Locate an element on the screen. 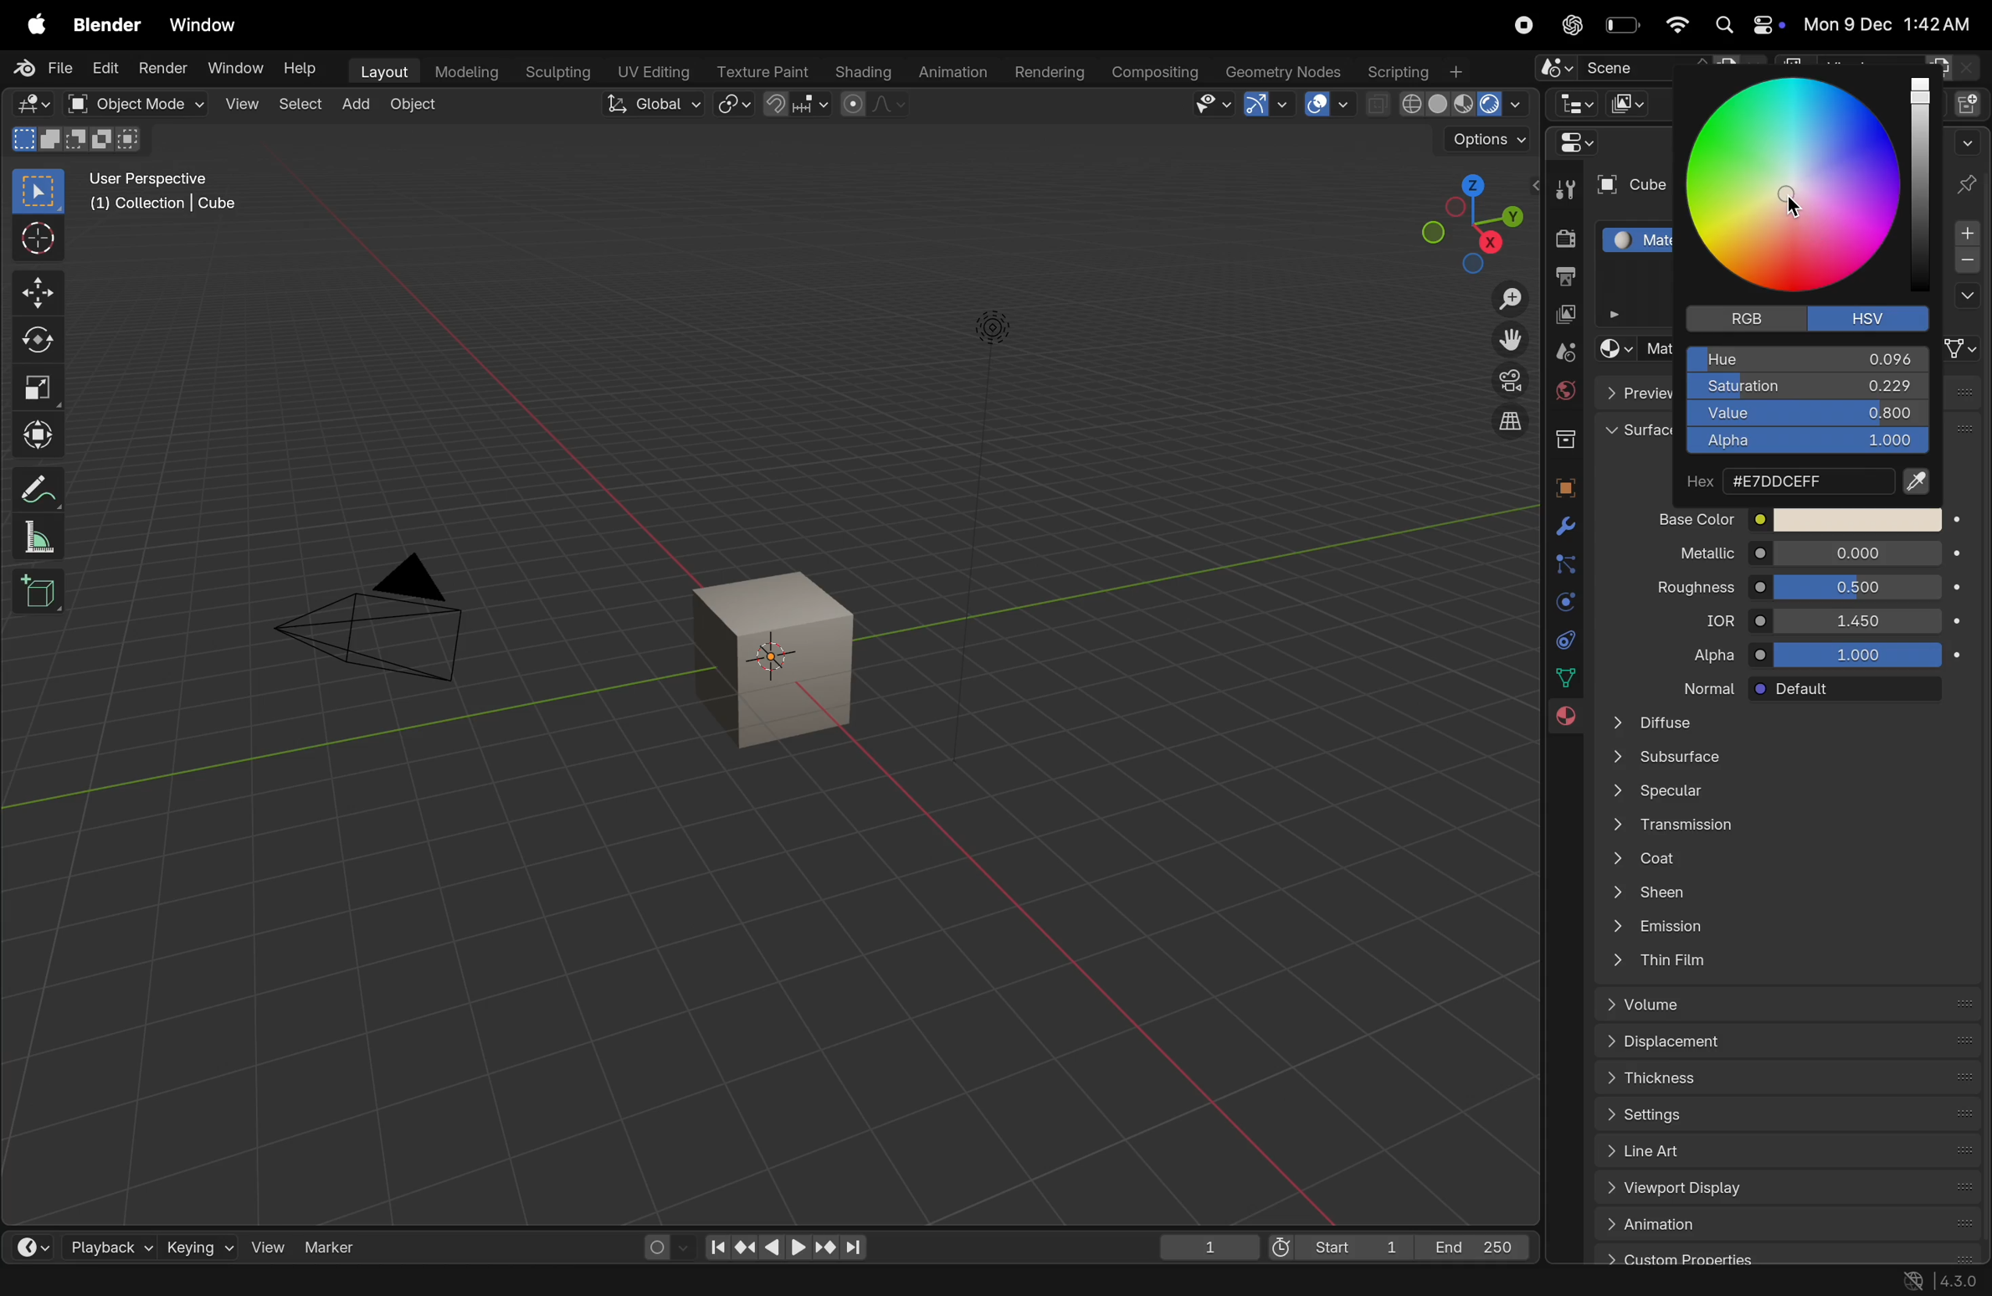 The image size is (1992, 1296). visibility is located at coordinates (1213, 104).